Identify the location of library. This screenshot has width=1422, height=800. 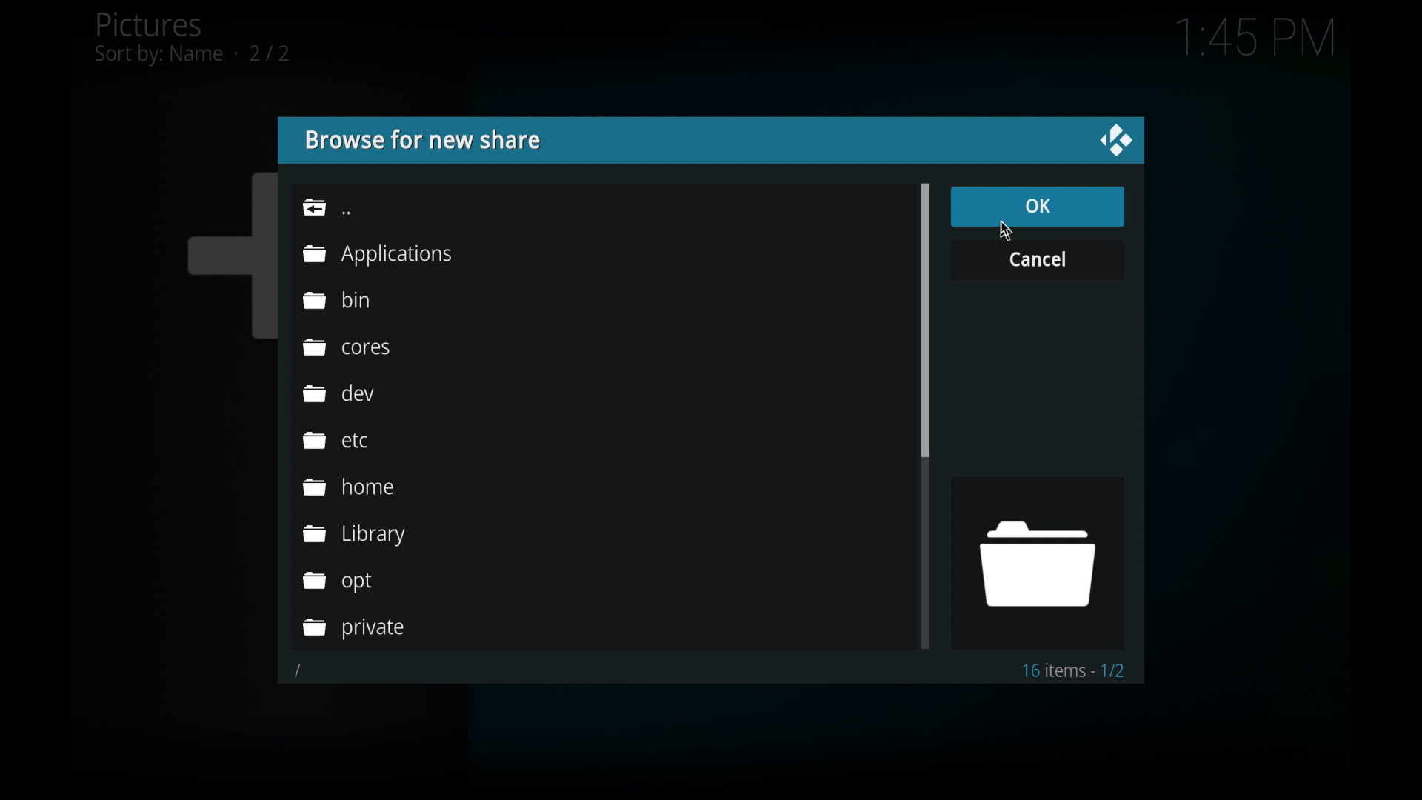
(355, 534).